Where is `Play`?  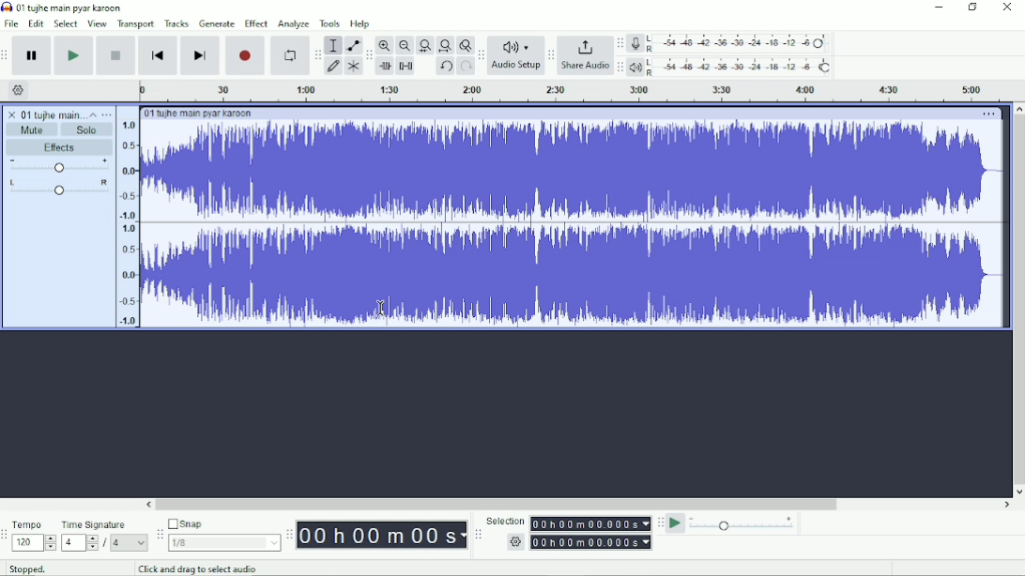 Play is located at coordinates (74, 55).